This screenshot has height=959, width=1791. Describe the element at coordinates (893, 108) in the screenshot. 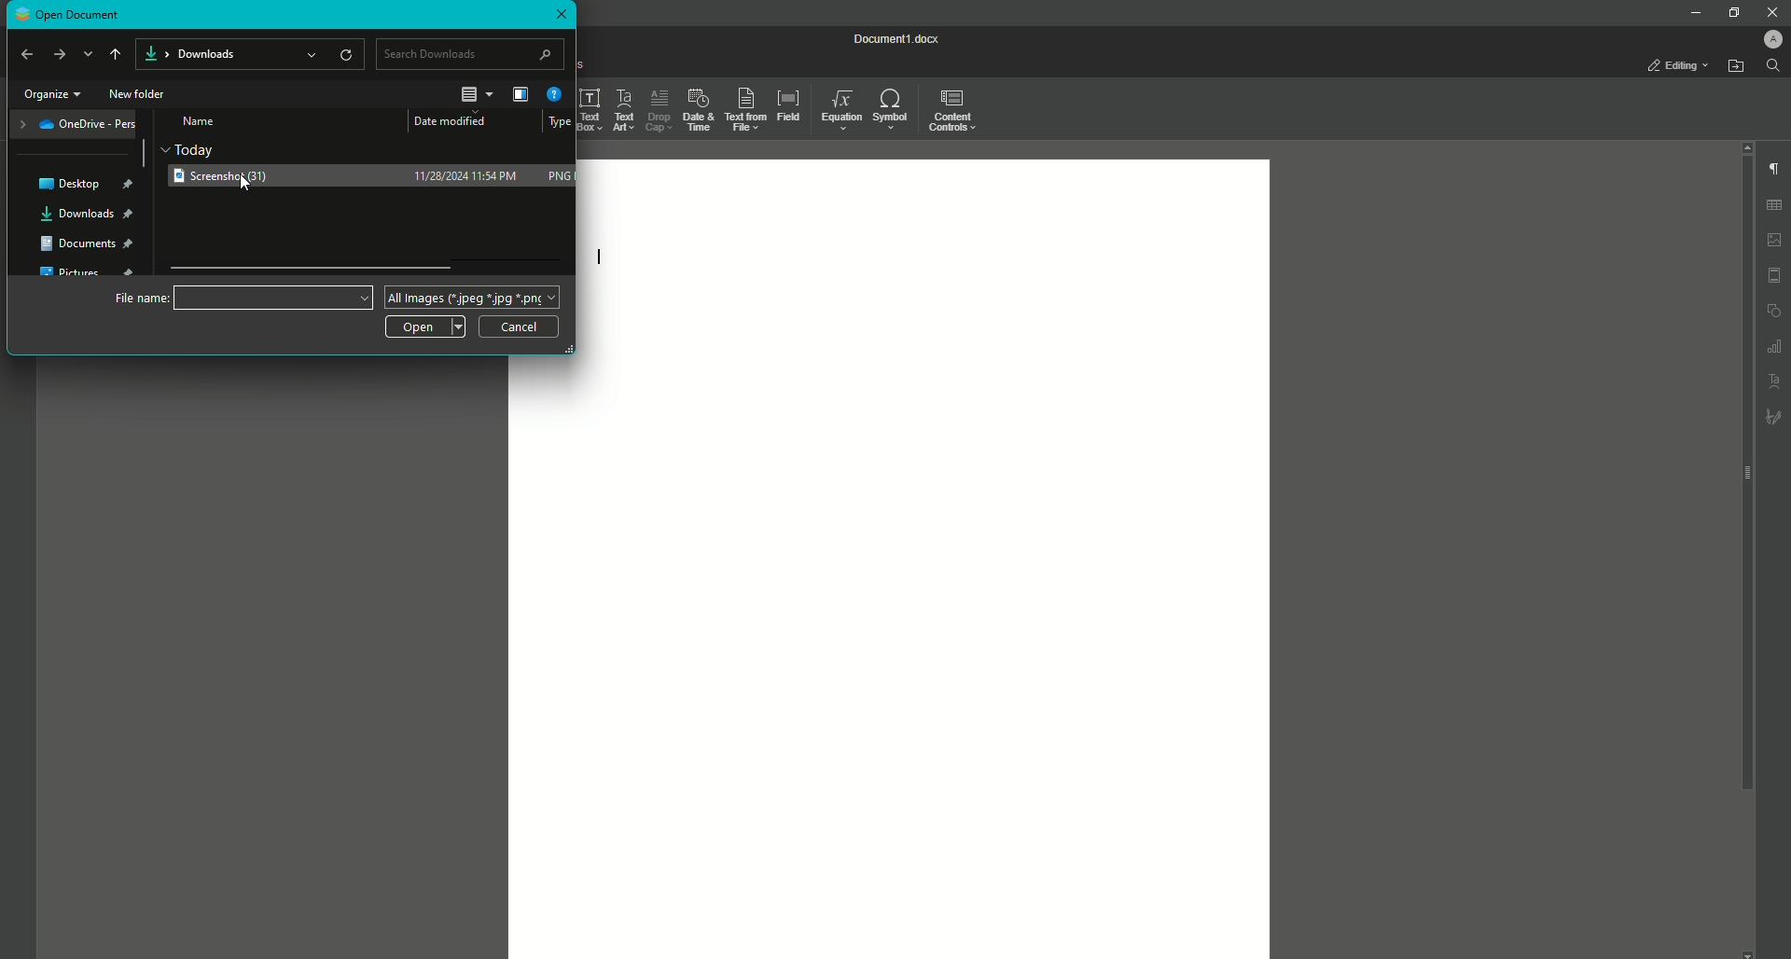

I see `Symbol` at that location.